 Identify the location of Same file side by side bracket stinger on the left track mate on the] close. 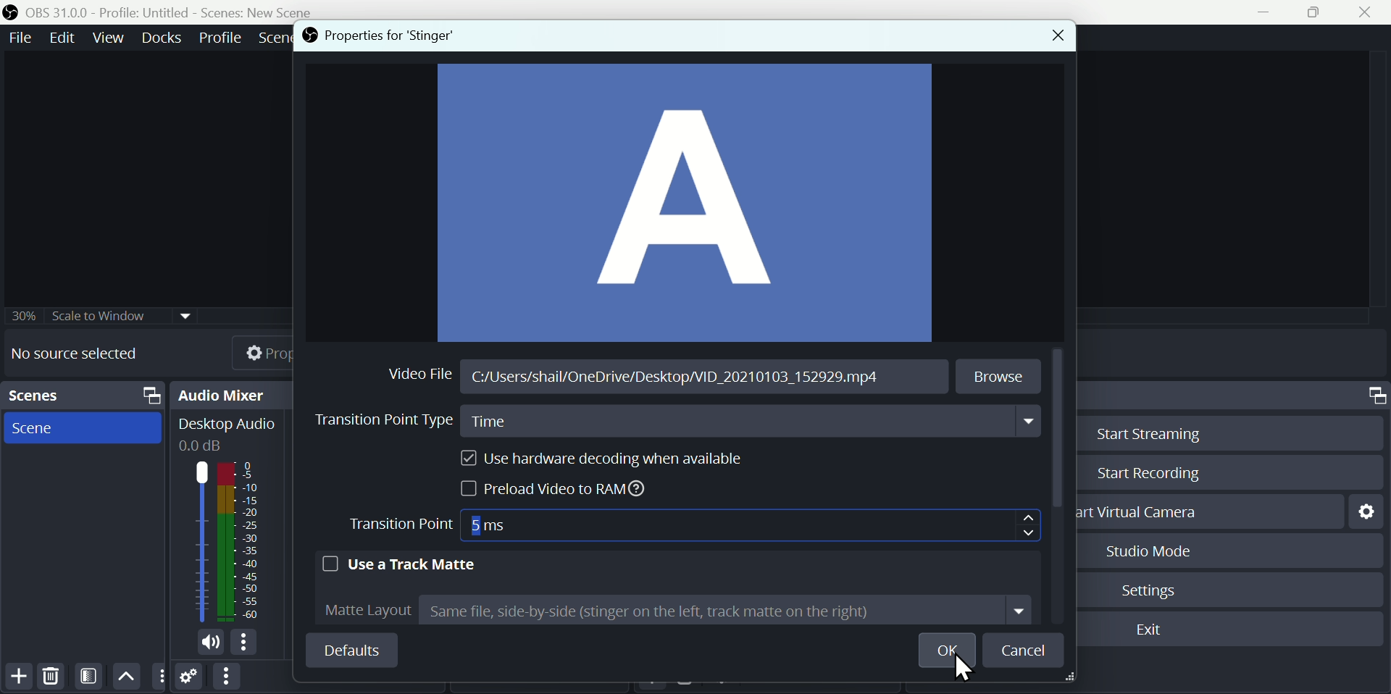
(727, 613).